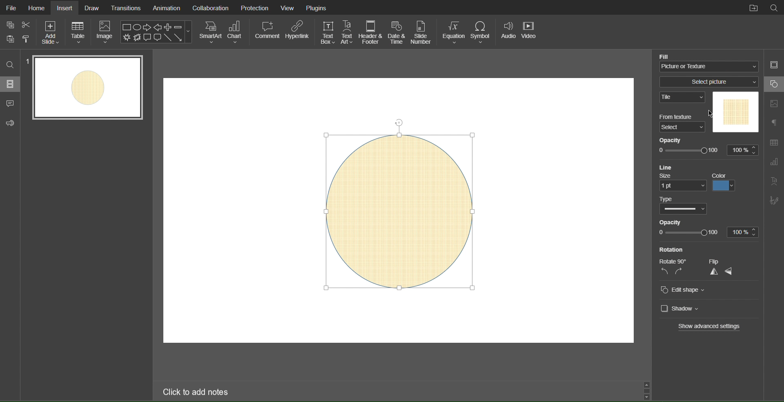  What do you see at coordinates (775, 8) in the screenshot?
I see `Search` at bounding box center [775, 8].